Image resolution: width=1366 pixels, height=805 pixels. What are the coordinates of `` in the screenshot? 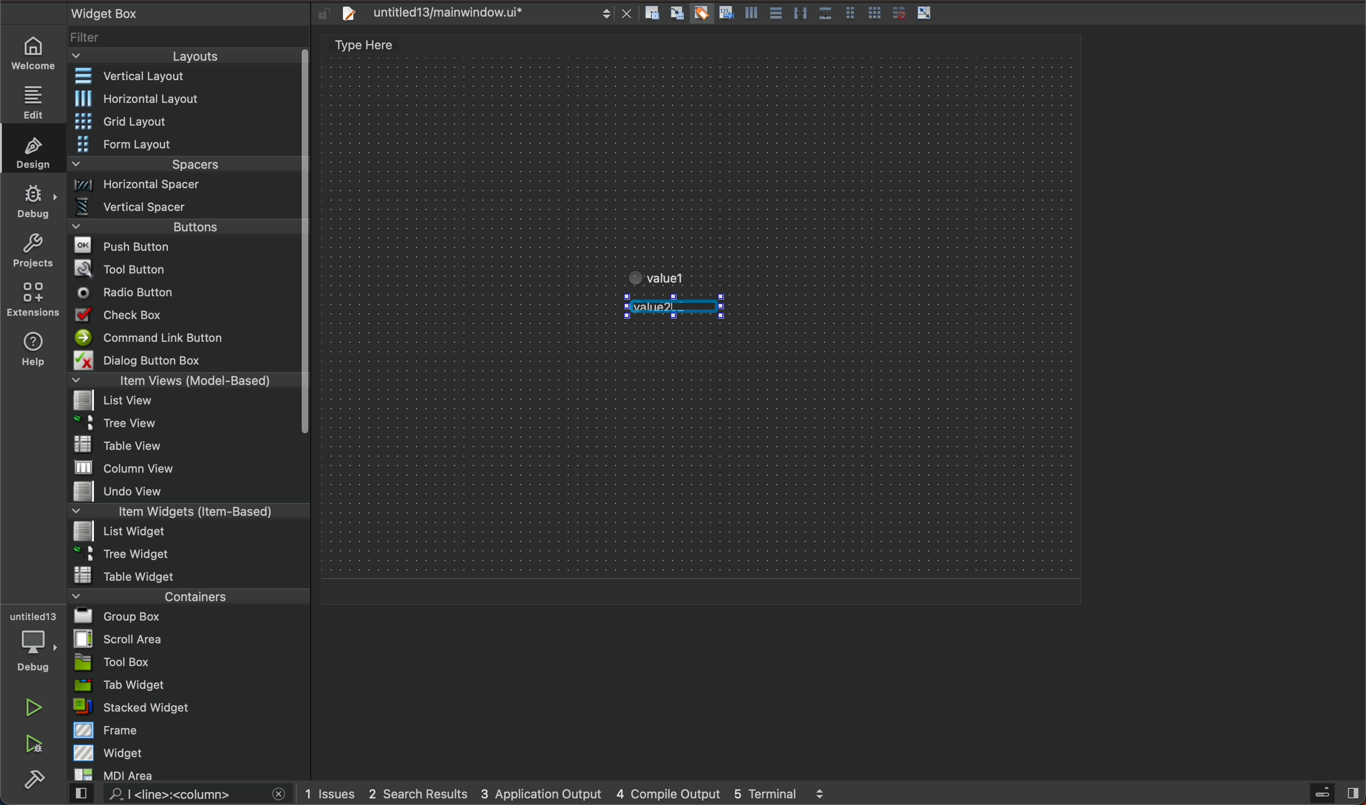 It's located at (875, 14).